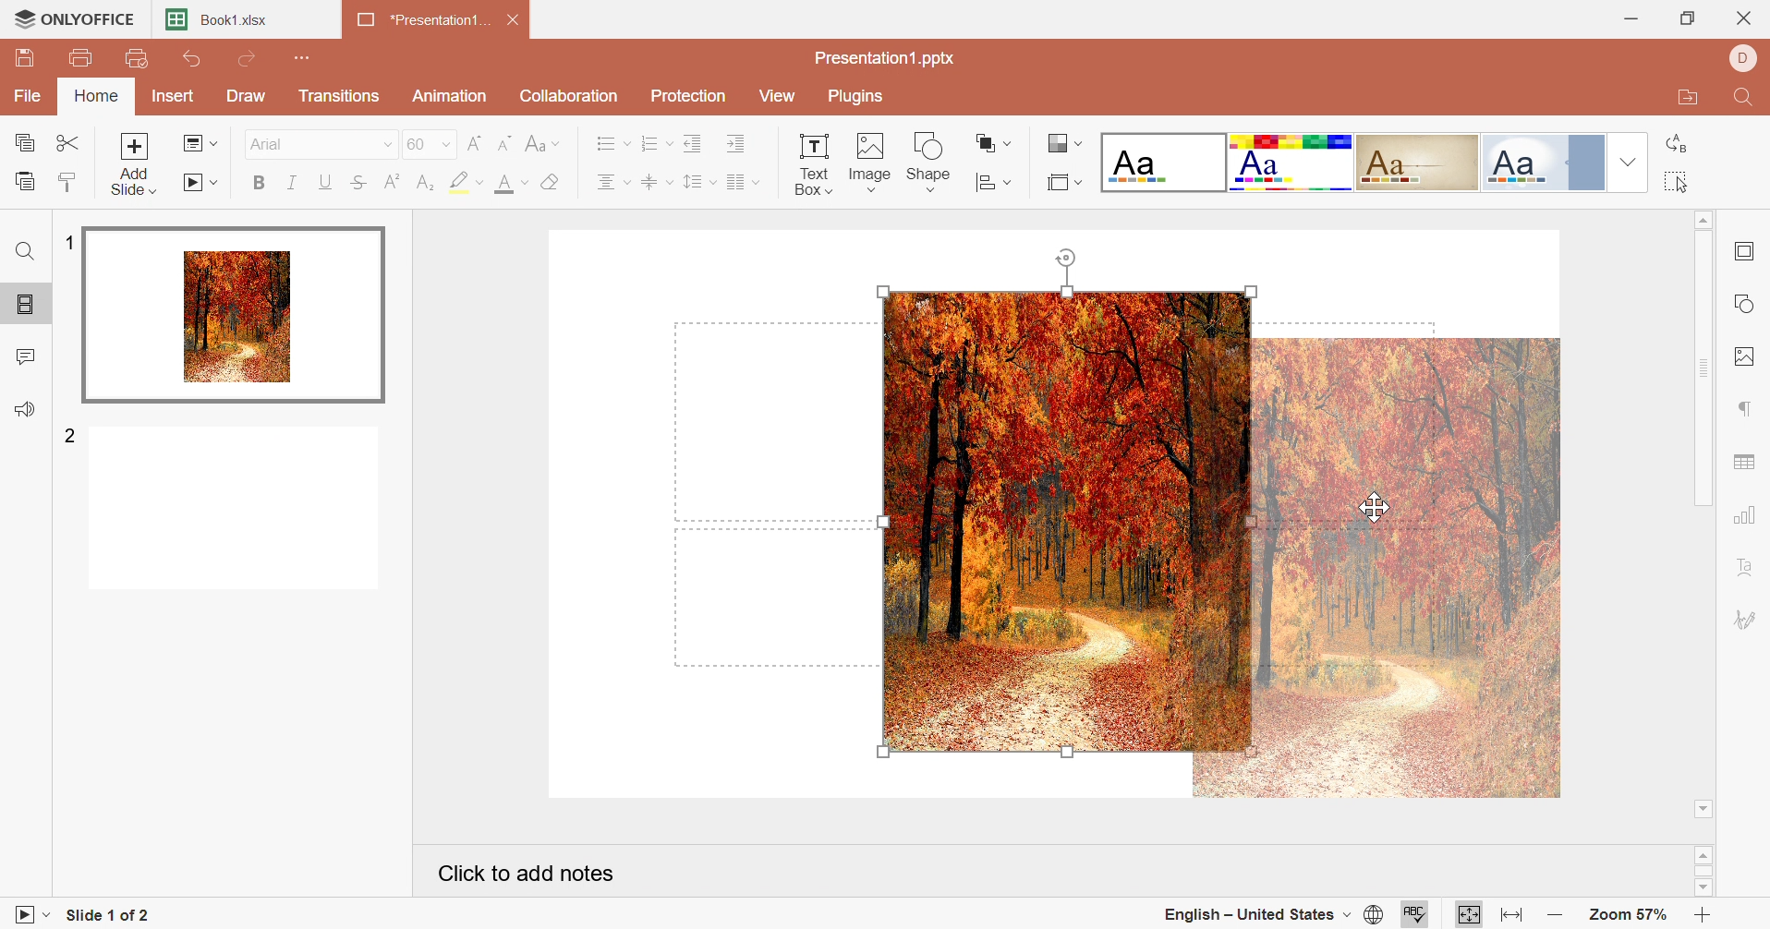 This screenshot has width=1770, height=929. I want to click on Bold, so click(257, 186).